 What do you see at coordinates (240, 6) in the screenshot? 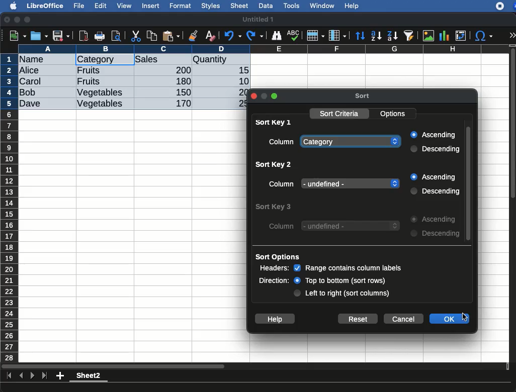
I see `sheet` at bounding box center [240, 6].